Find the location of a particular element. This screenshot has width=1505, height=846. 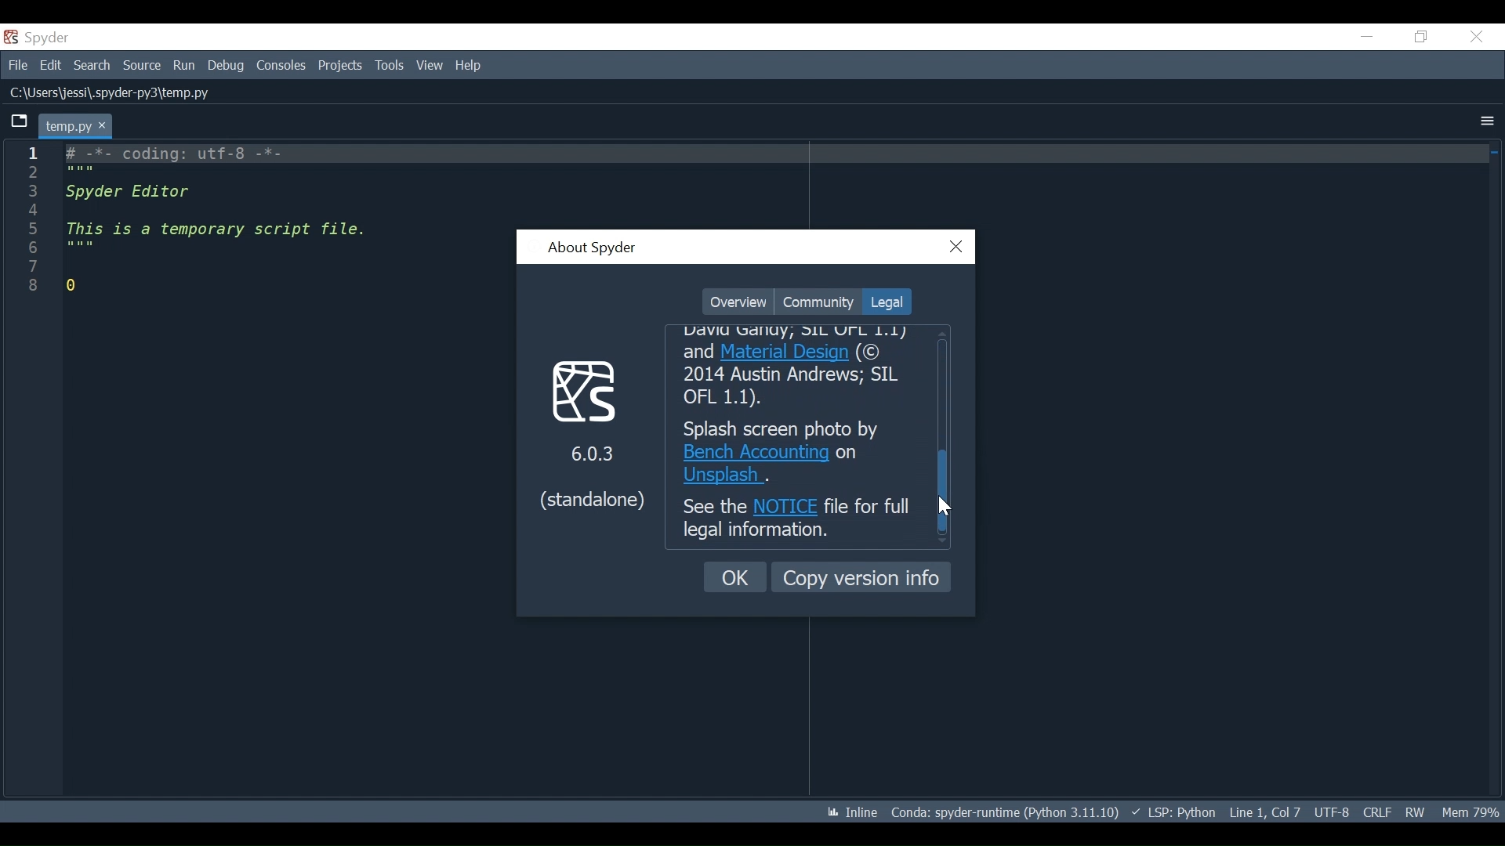

Cursor is located at coordinates (947, 506).